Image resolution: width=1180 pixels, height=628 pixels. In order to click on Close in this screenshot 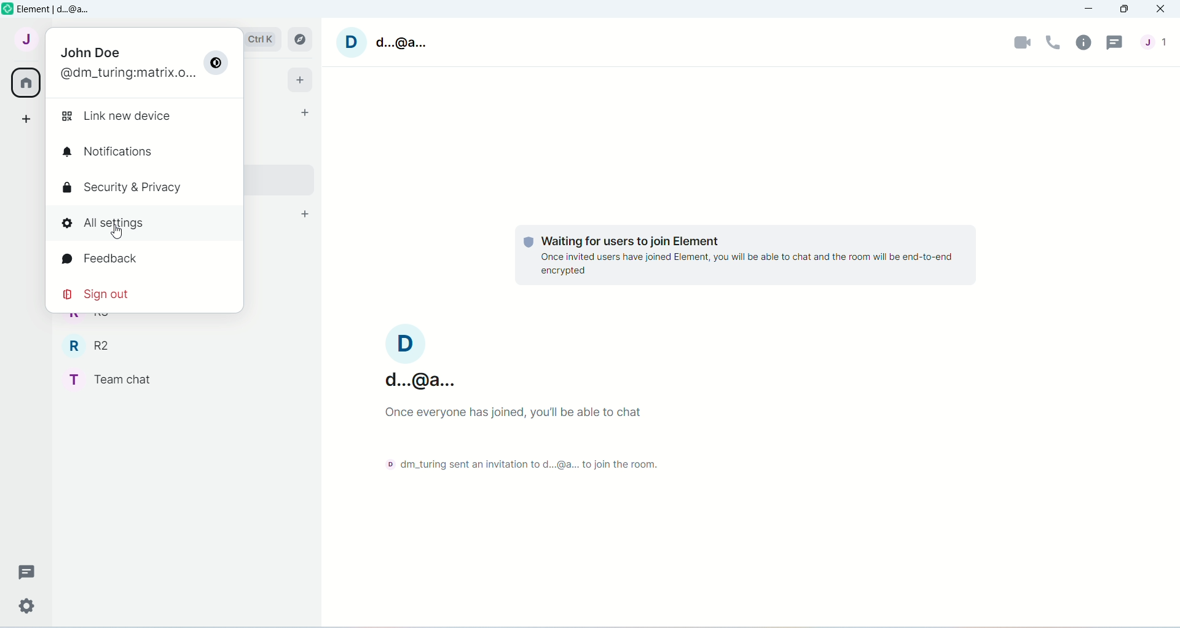, I will do `click(1163, 8)`.